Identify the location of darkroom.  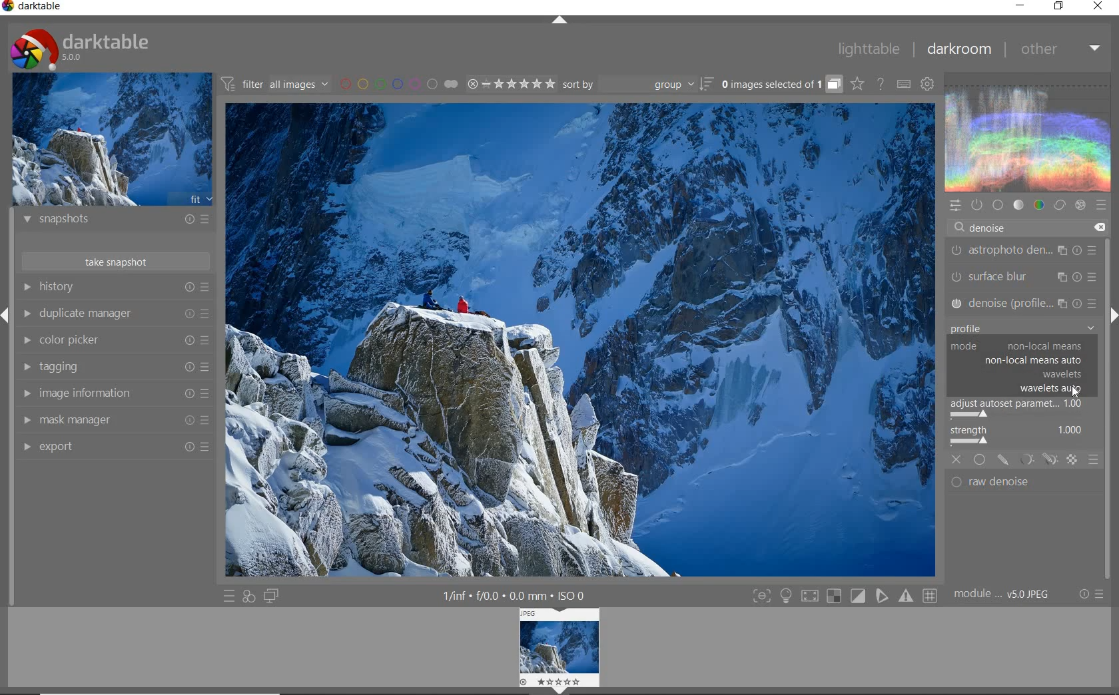
(958, 49).